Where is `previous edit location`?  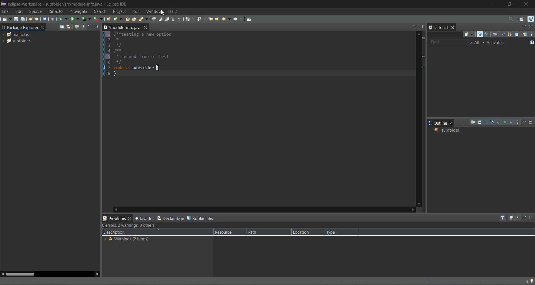 previous edit location is located at coordinates (211, 19).